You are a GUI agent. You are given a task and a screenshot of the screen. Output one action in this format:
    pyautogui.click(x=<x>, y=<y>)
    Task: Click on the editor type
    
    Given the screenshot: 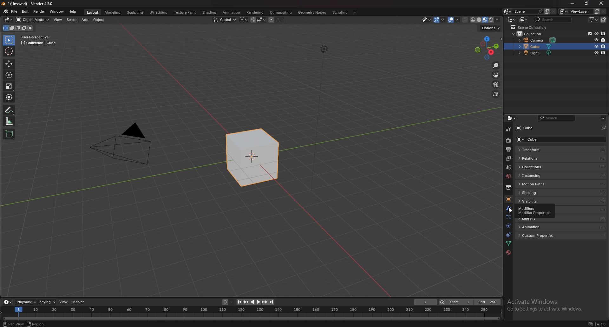 What is the action you would take?
    pyautogui.click(x=8, y=20)
    